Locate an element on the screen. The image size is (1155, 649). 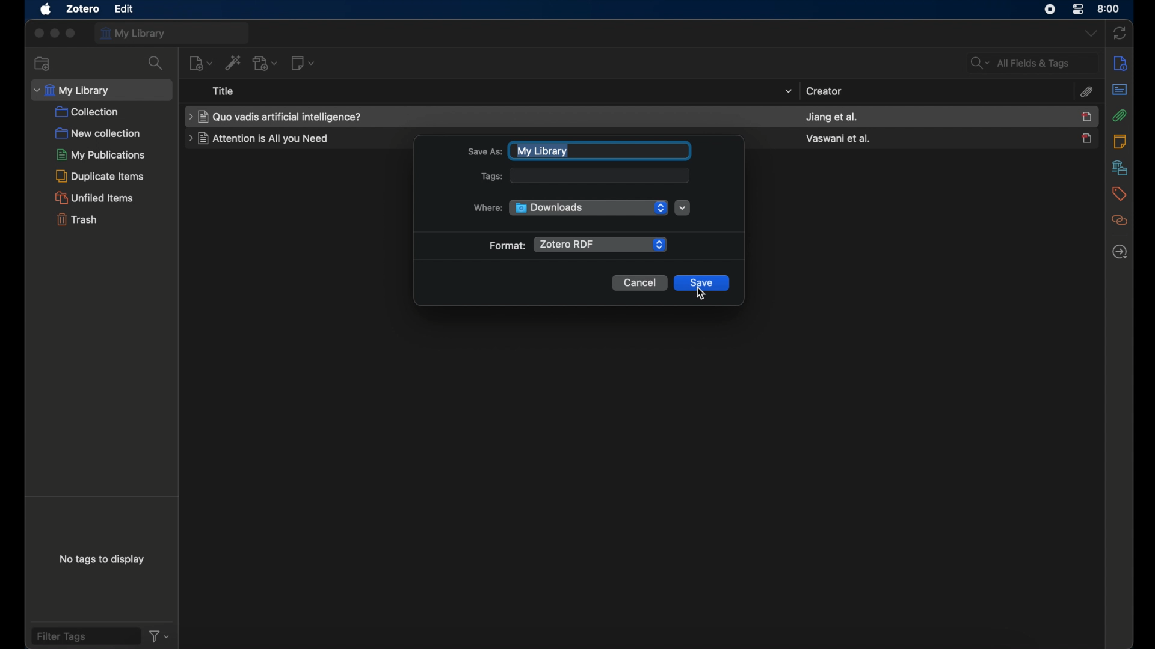
cursor is located at coordinates (704, 294).